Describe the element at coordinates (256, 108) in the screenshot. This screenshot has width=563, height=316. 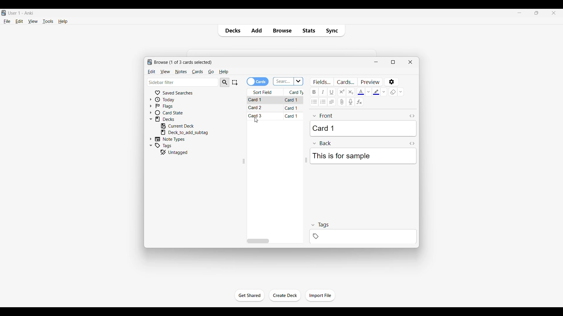
I see `Card 2` at that location.